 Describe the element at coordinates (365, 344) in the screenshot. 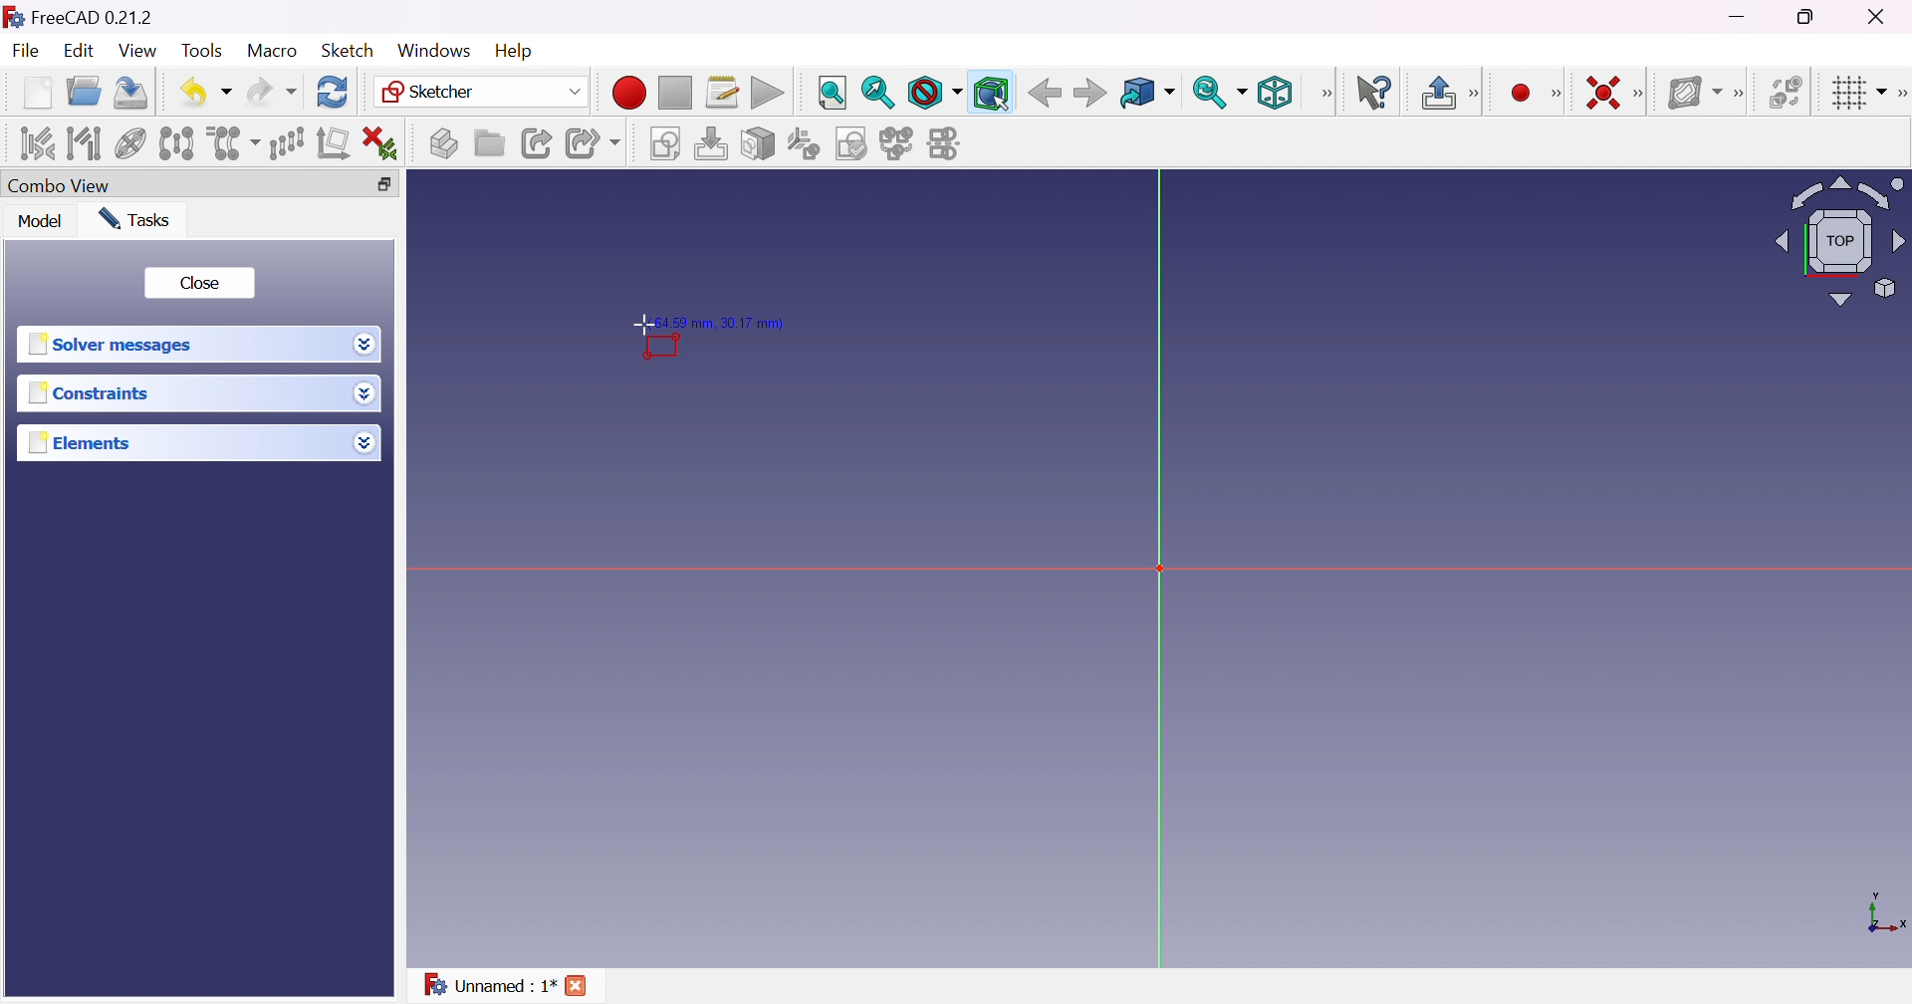

I see `Drop down` at that location.